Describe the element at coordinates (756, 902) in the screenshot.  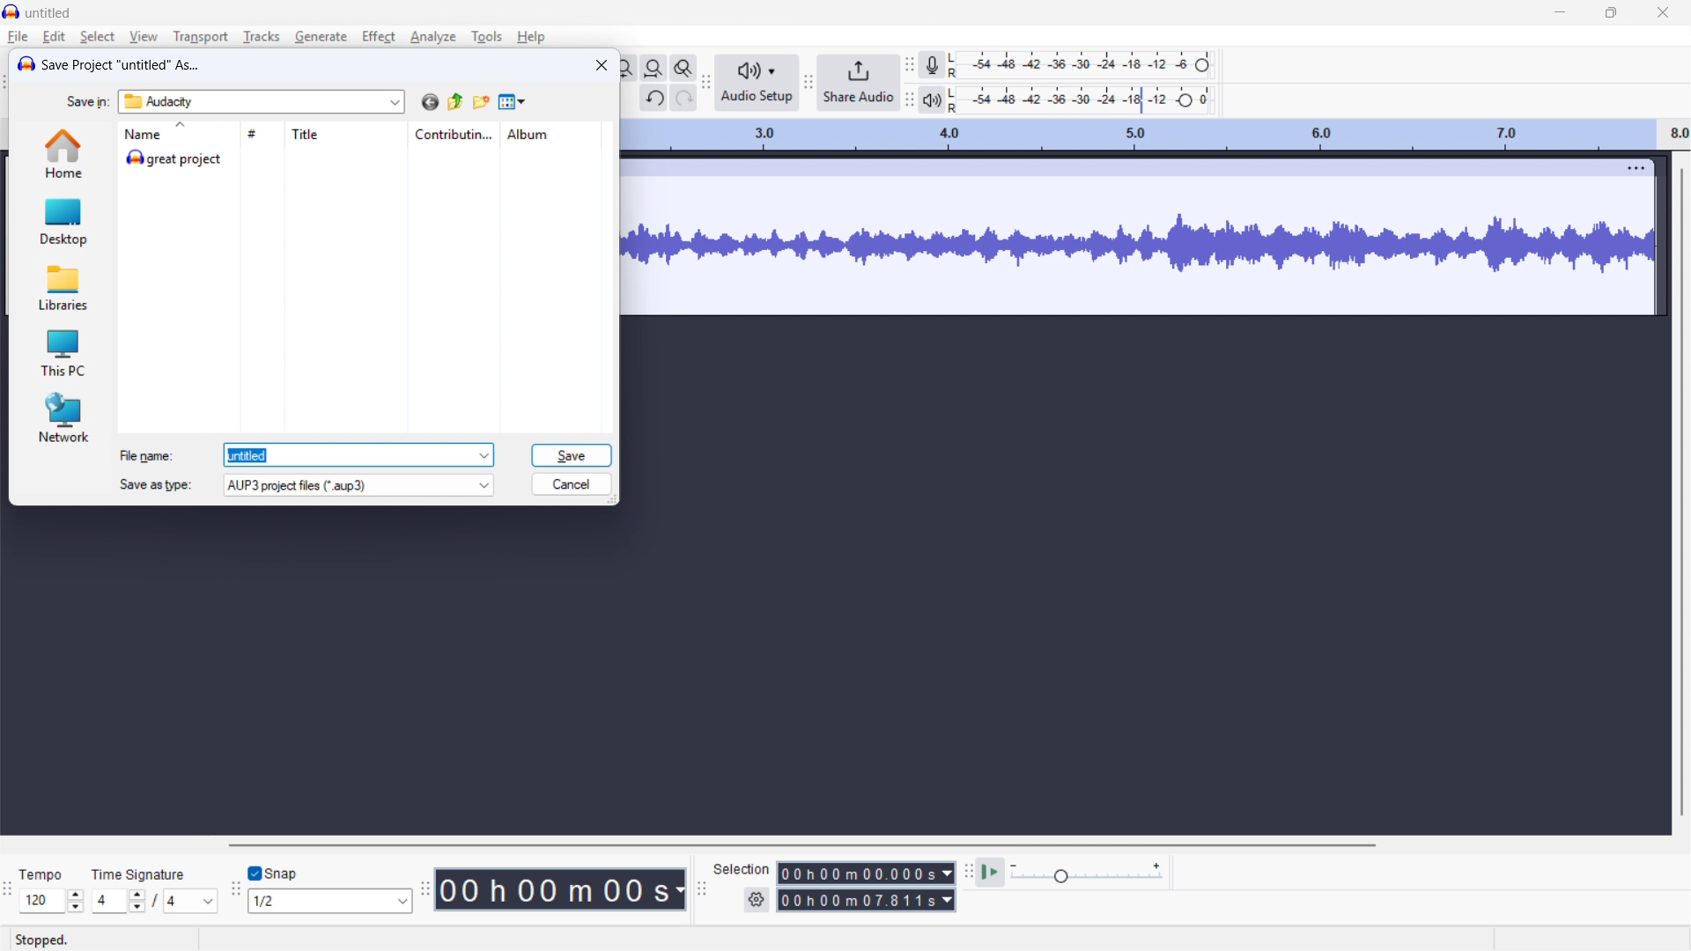
I see `selection settings` at that location.